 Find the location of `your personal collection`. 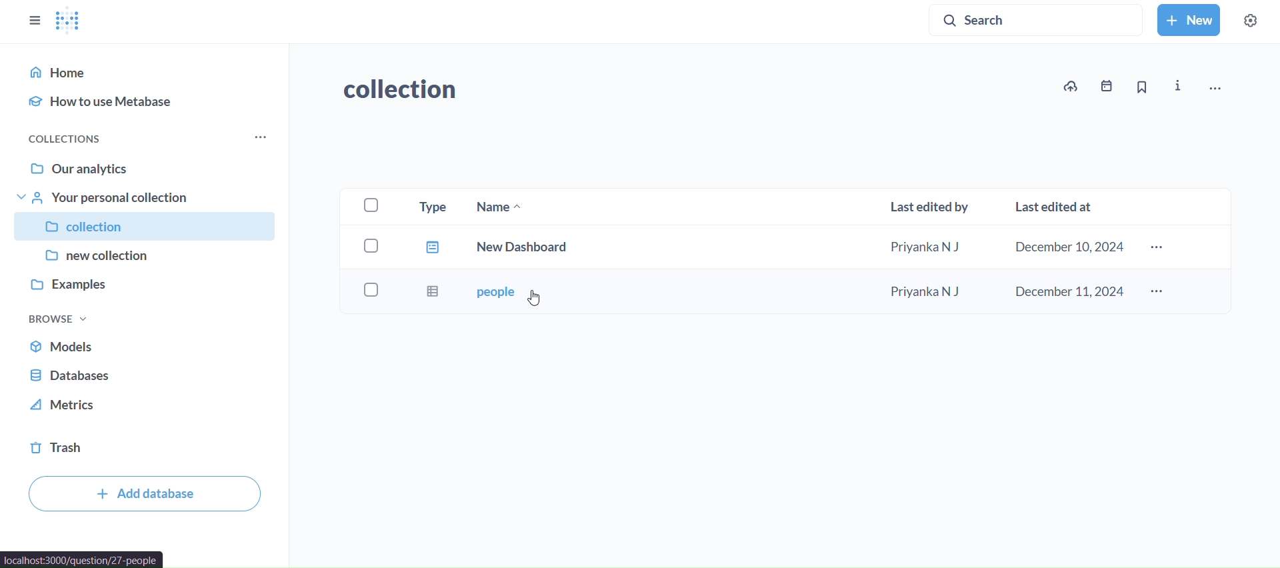

your personal collection is located at coordinates (145, 199).